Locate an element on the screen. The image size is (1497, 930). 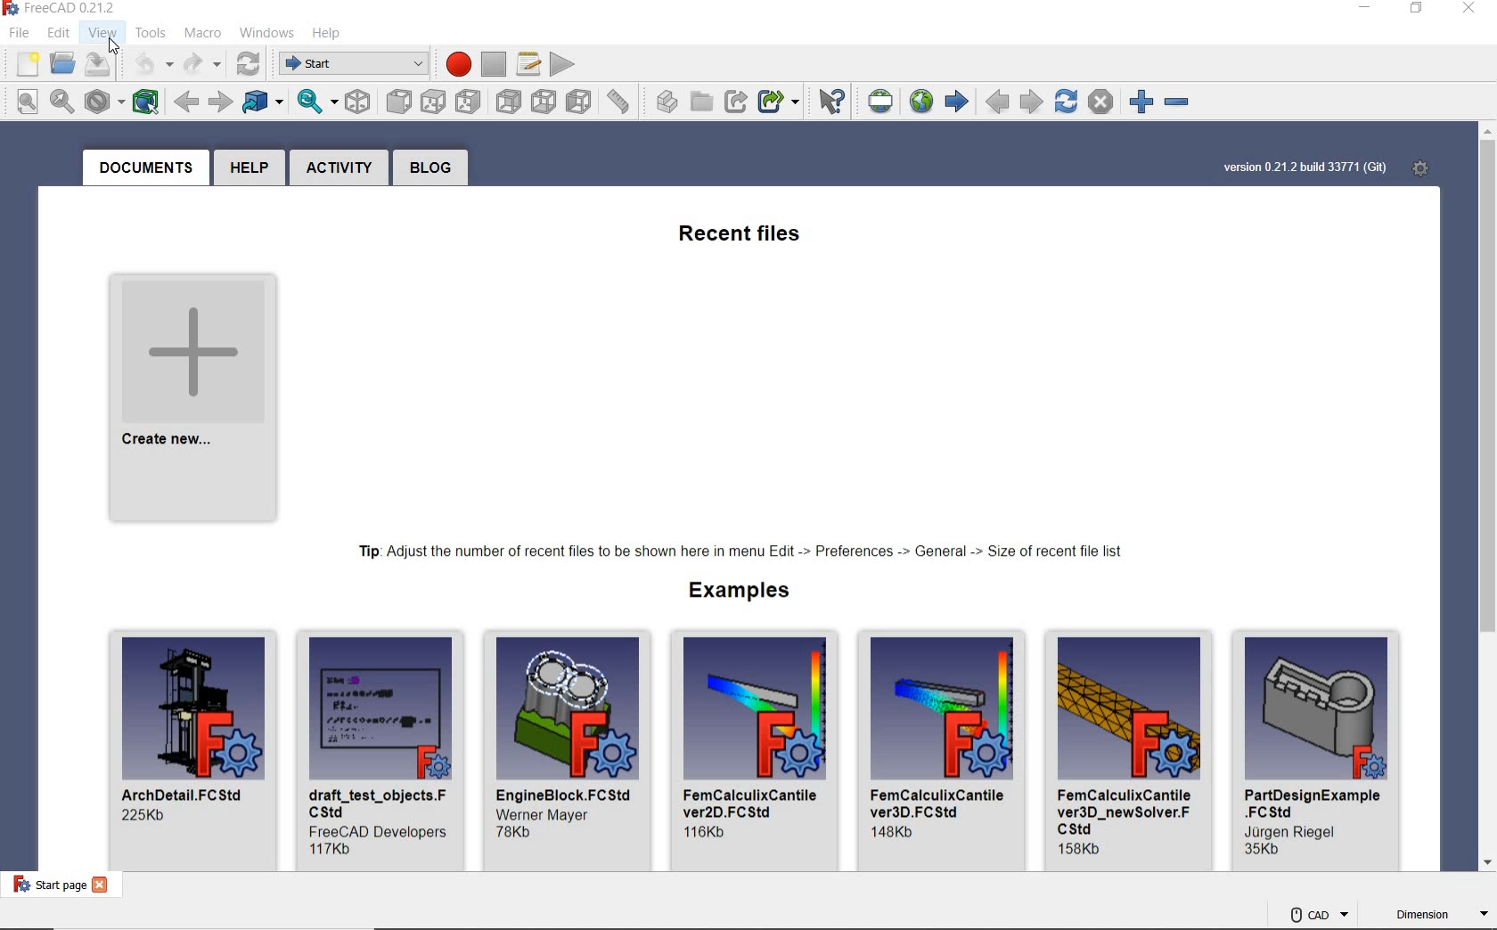
save is located at coordinates (97, 65).